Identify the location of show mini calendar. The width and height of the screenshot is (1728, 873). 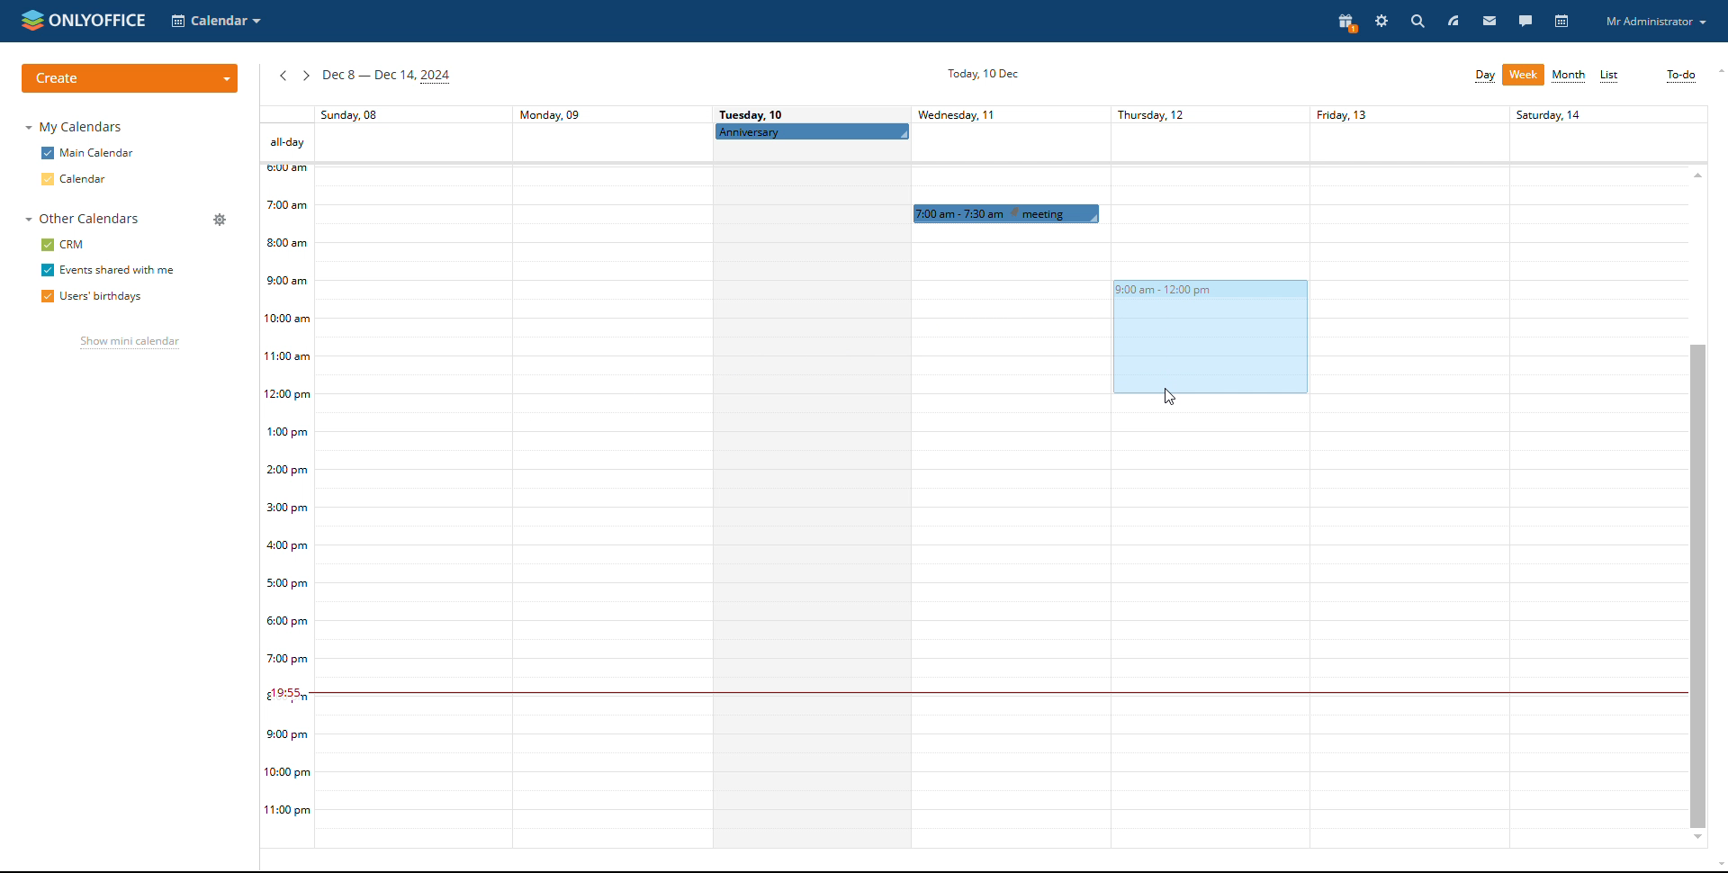
(126, 345).